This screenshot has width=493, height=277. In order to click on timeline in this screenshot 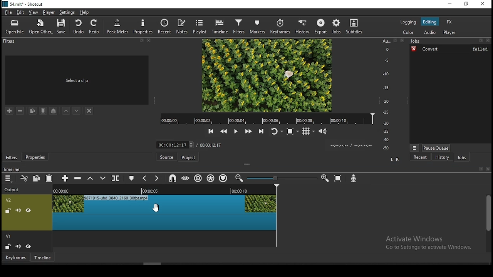, I will do `click(43, 257)`.